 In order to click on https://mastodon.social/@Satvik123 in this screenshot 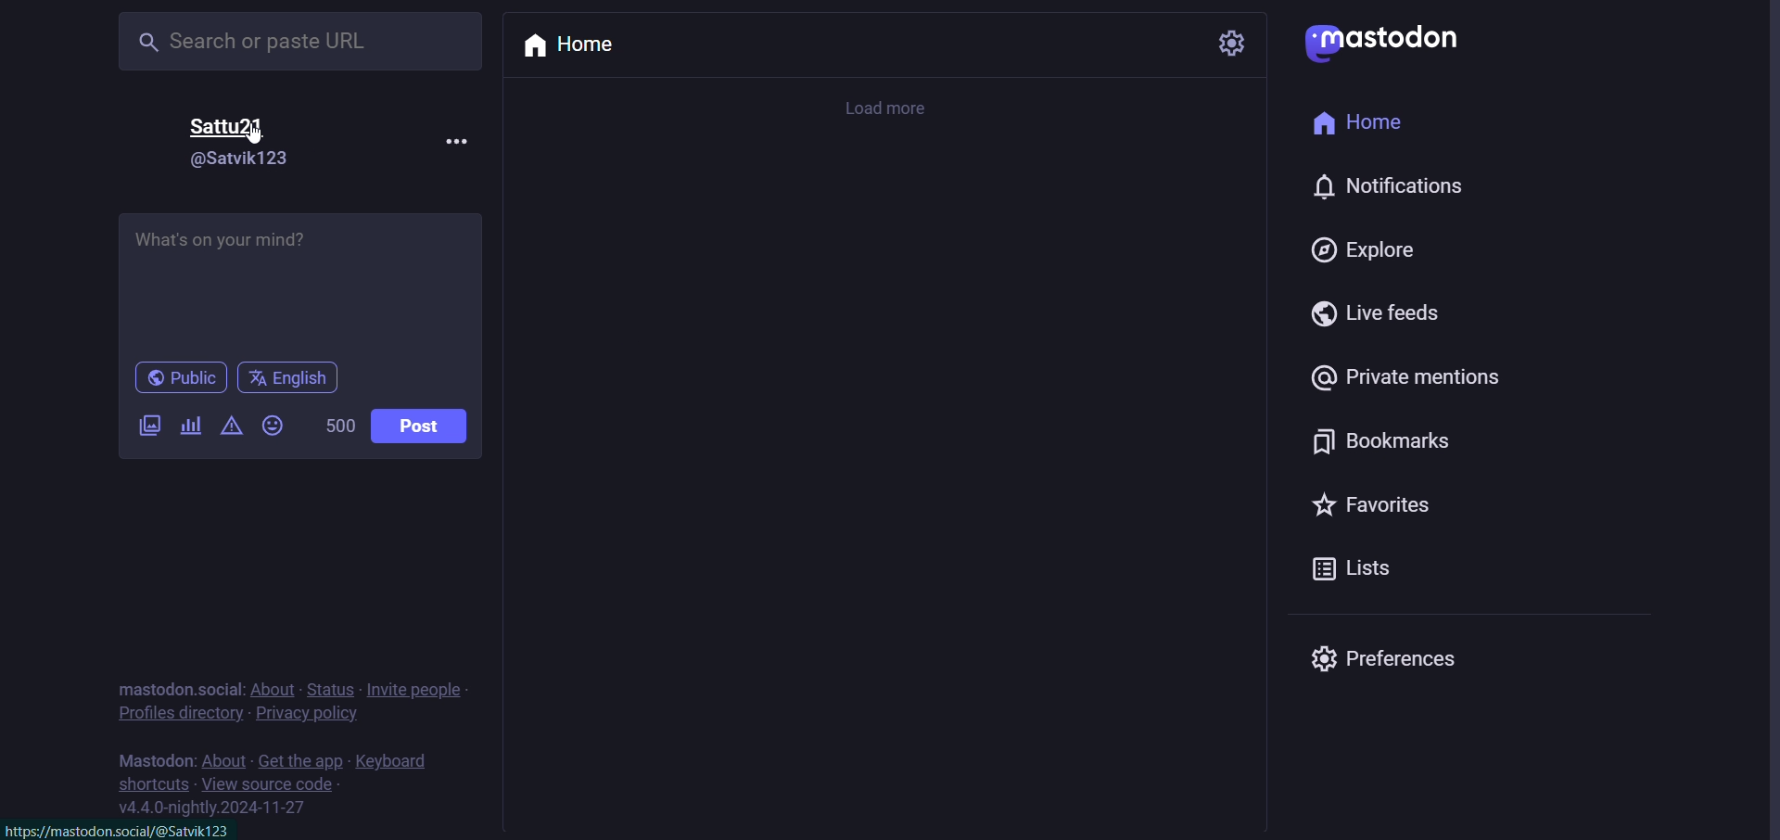, I will do `click(127, 830)`.